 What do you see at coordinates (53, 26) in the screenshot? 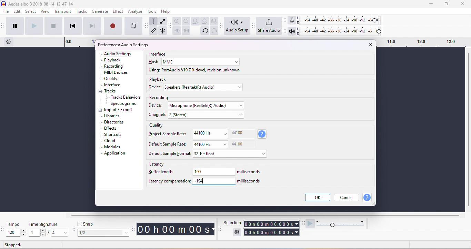
I see `stop` at bounding box center [53, 26].